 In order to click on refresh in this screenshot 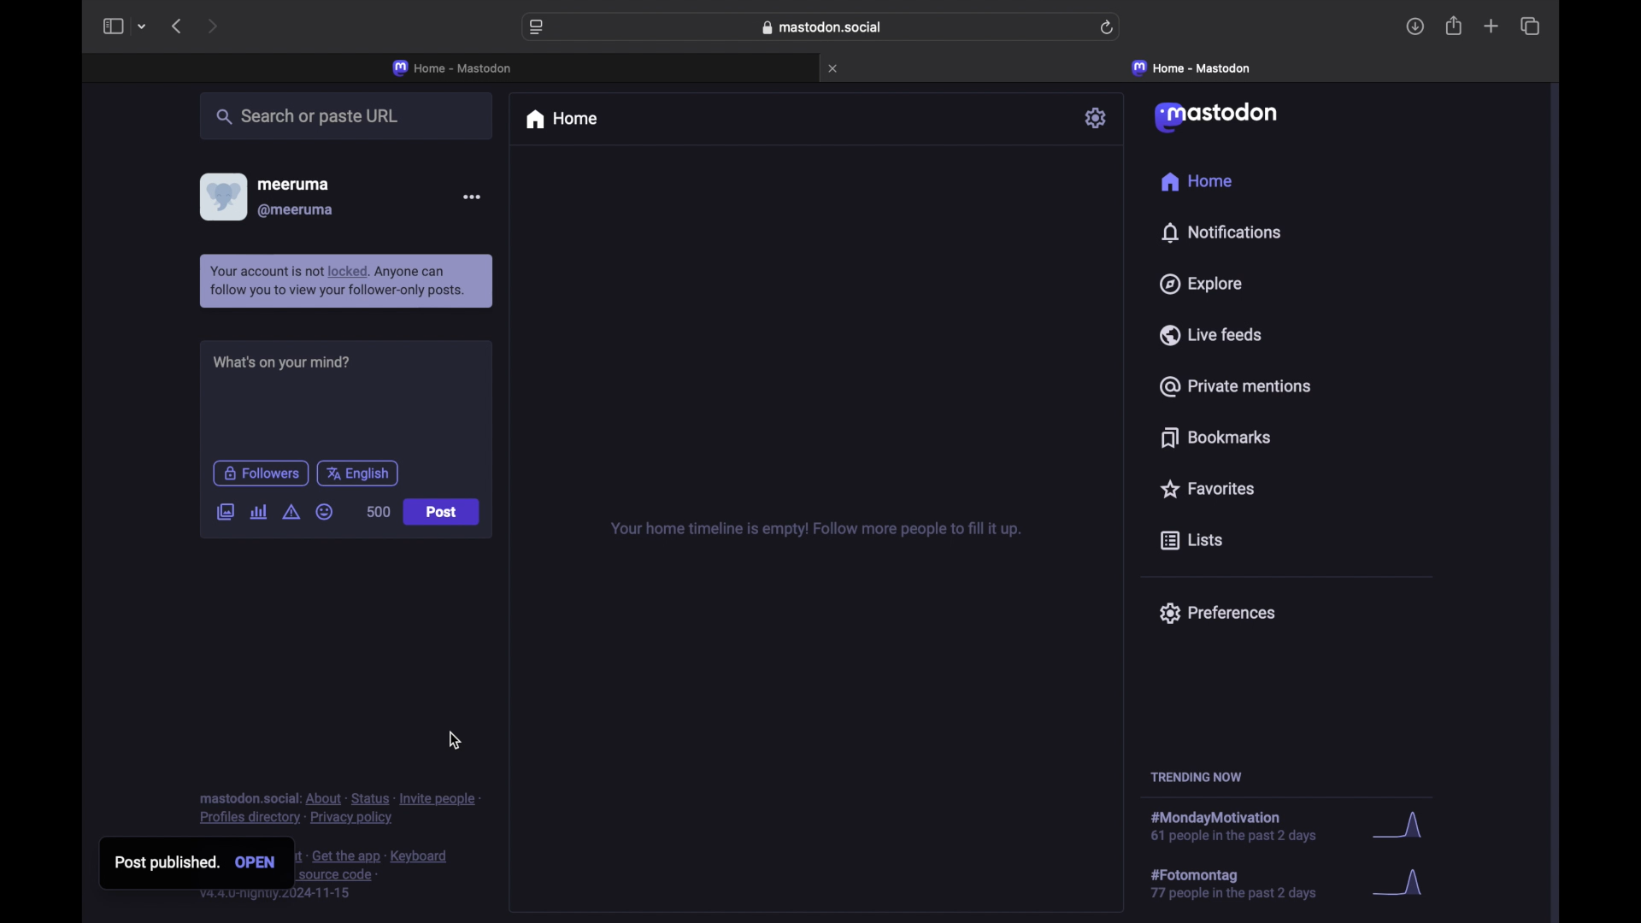, I will do `click(1108, 28)`.